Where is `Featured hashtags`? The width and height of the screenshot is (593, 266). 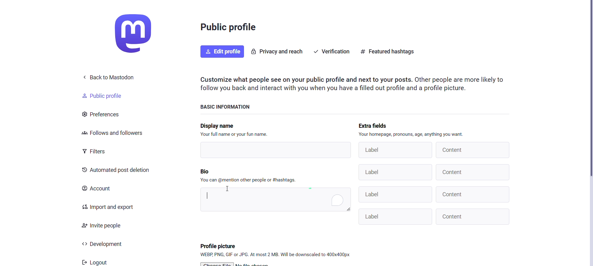 Featured hashtags is located at coordinates (389, 52).